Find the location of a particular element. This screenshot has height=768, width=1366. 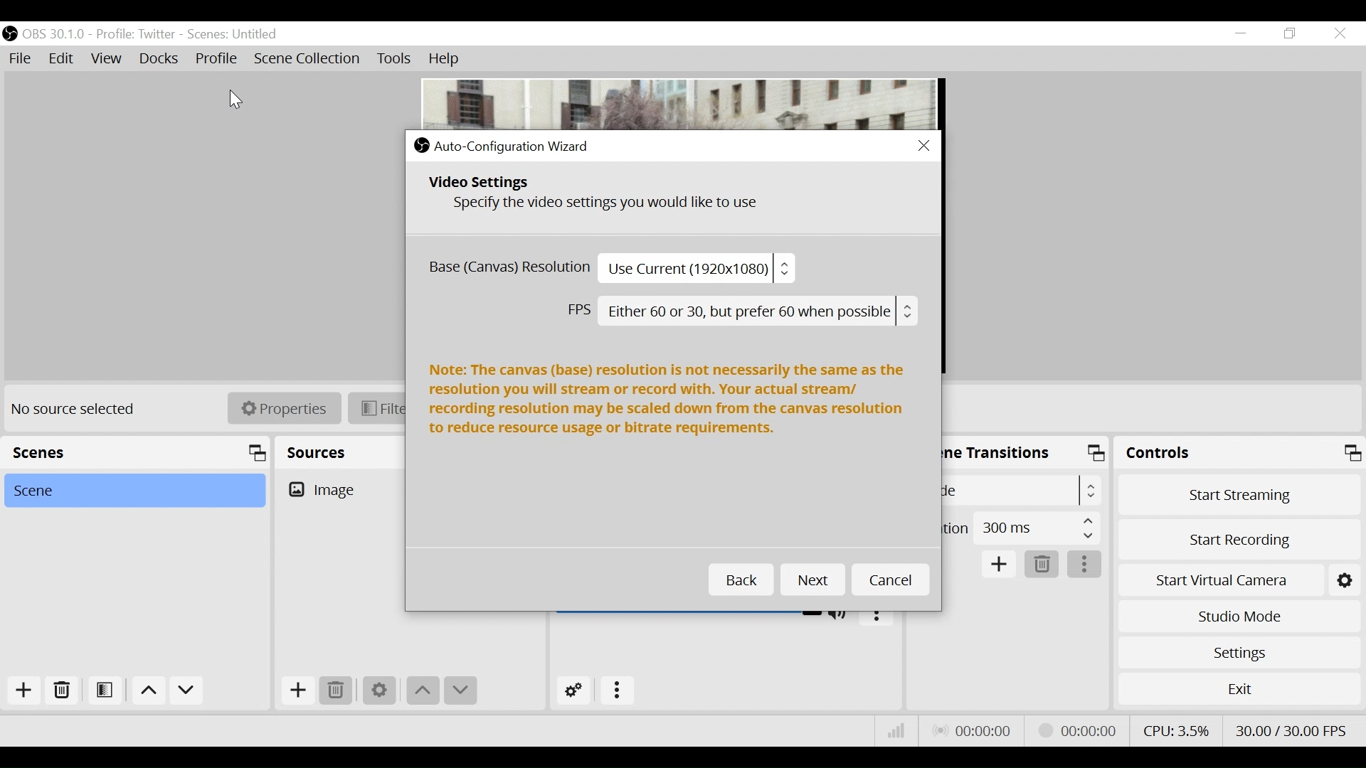

Specify what you want to use the program for is located at coordinates (603, 206).